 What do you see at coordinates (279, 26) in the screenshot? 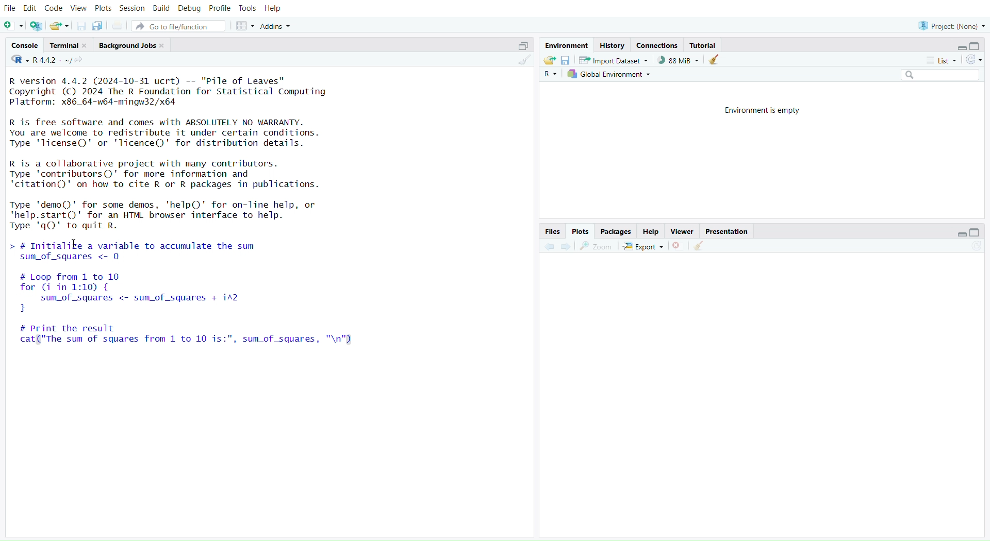
I see `addins` at bounding box center [279, 26].